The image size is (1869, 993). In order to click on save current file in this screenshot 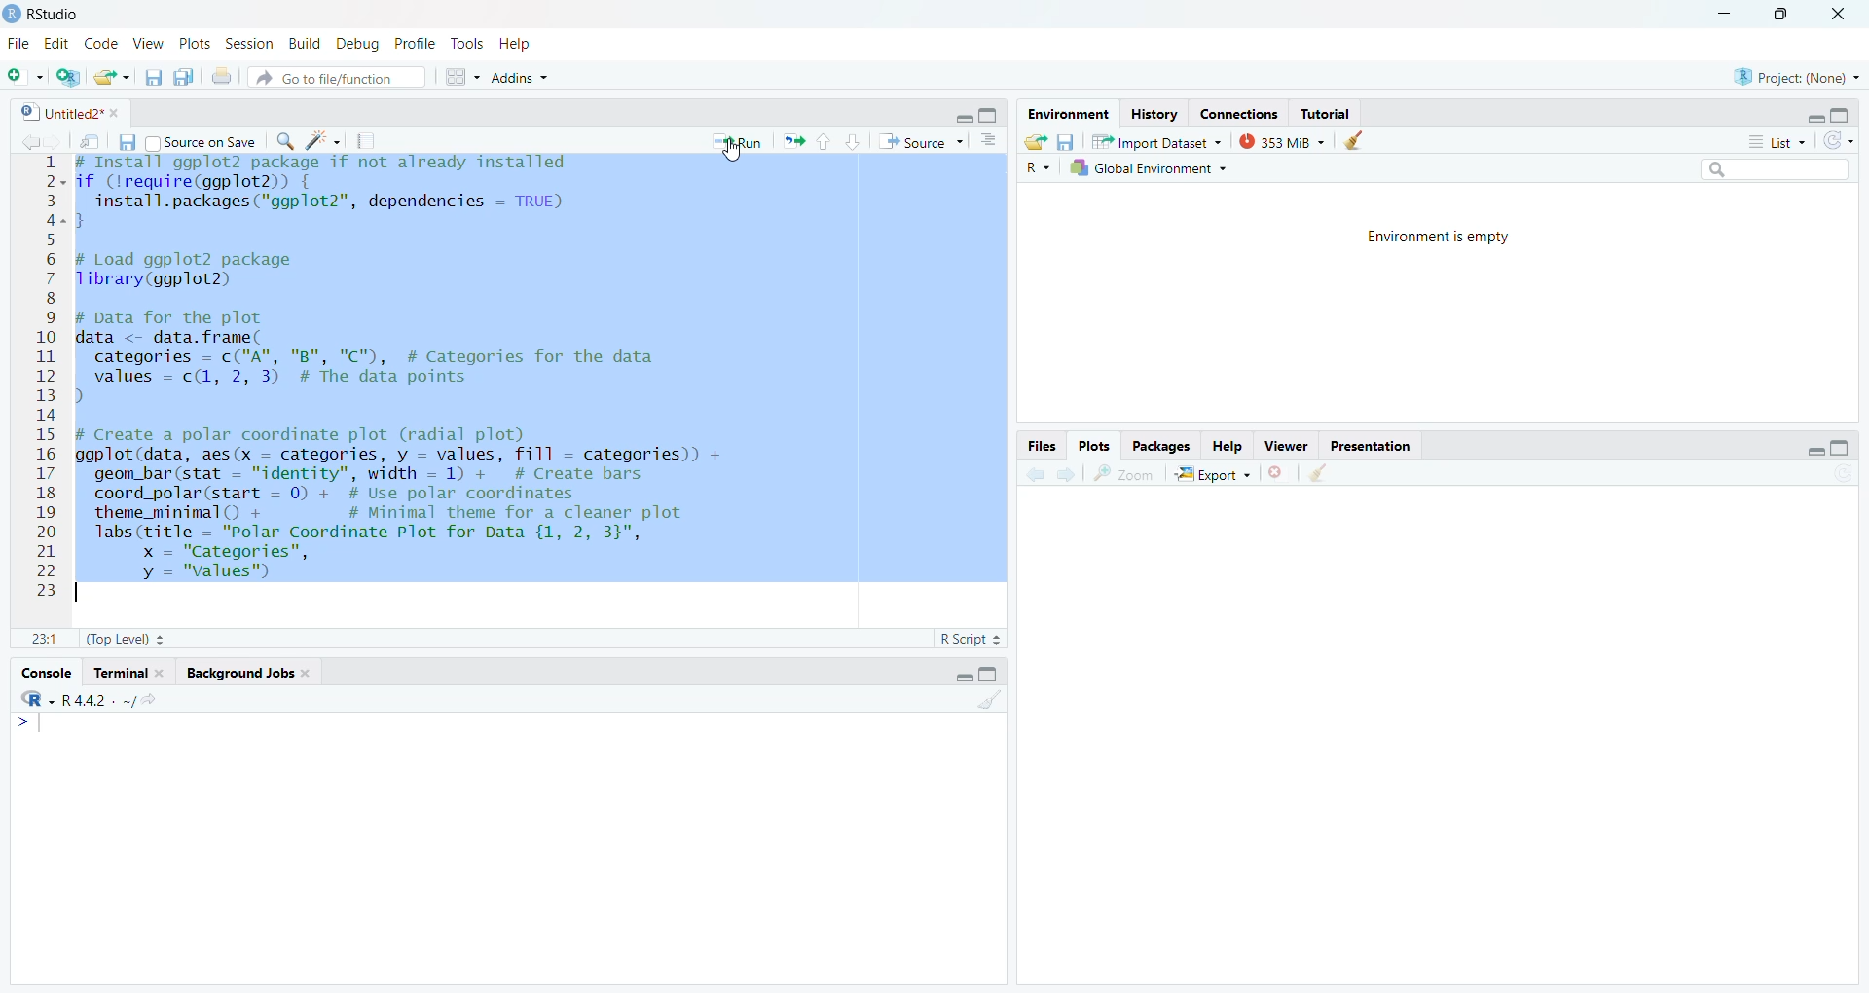, I will do `click(127, 142)`.